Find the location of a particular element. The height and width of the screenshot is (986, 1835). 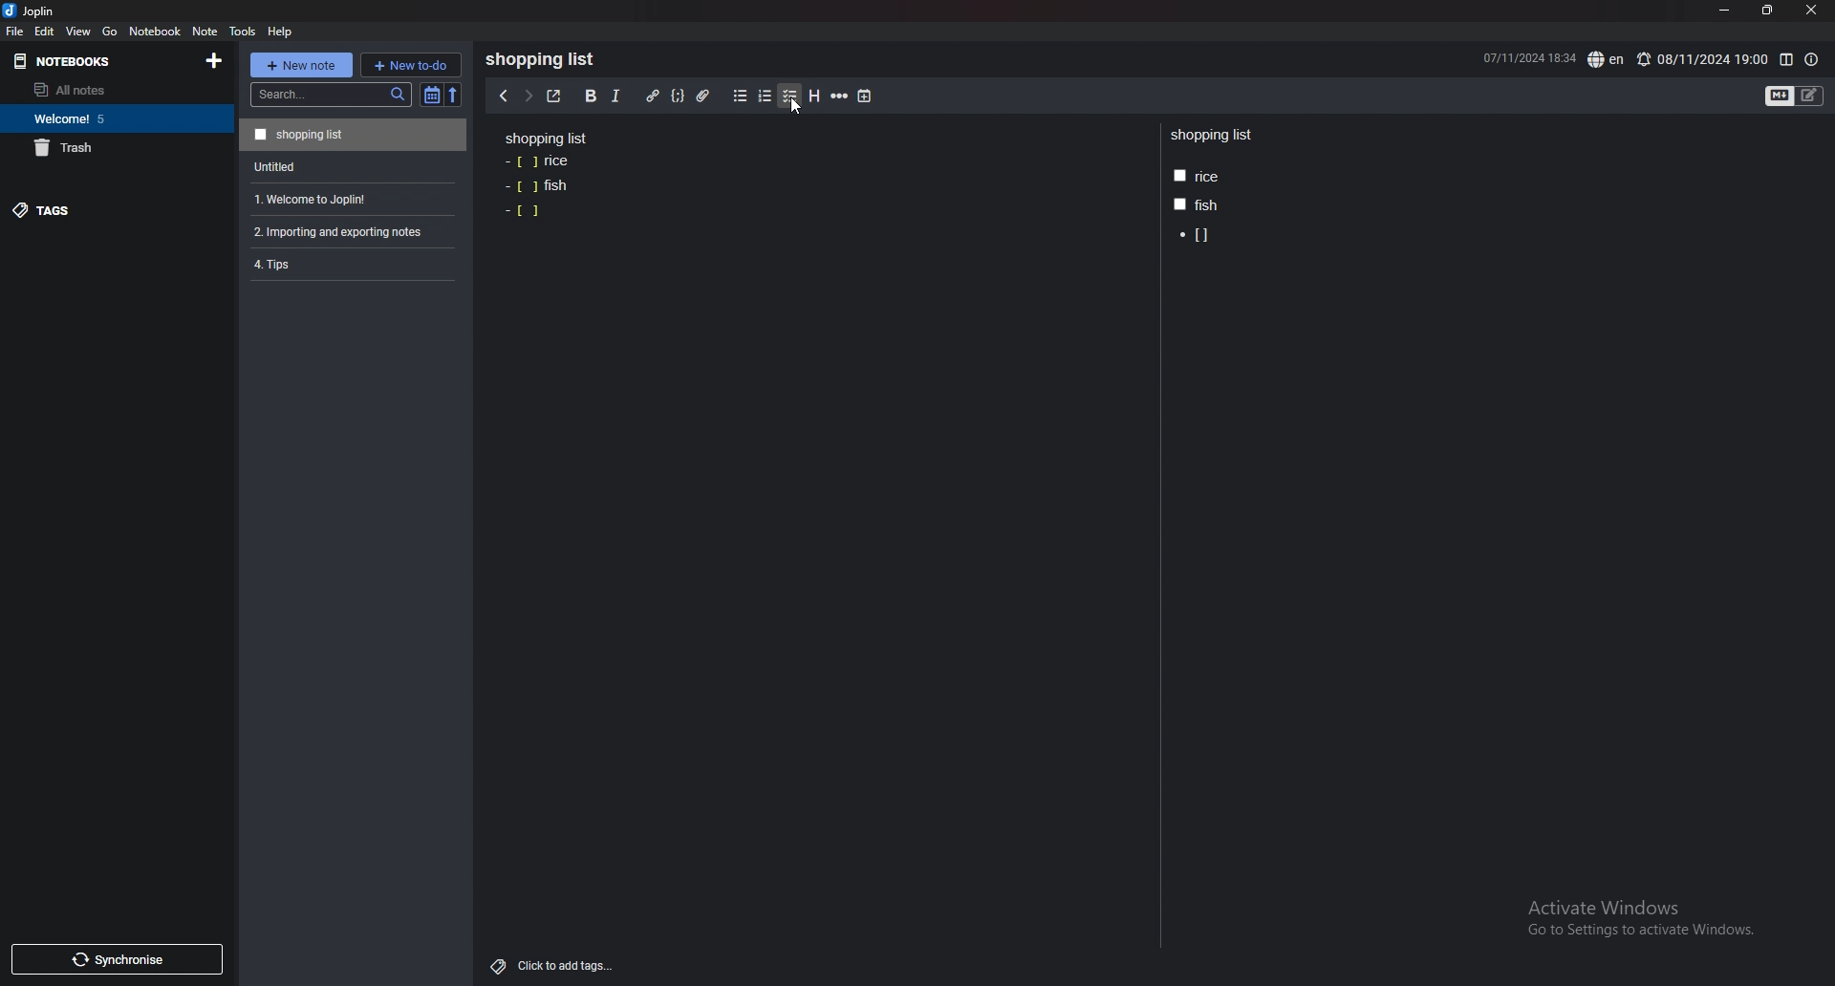

next is located at coordinates (528, 95).